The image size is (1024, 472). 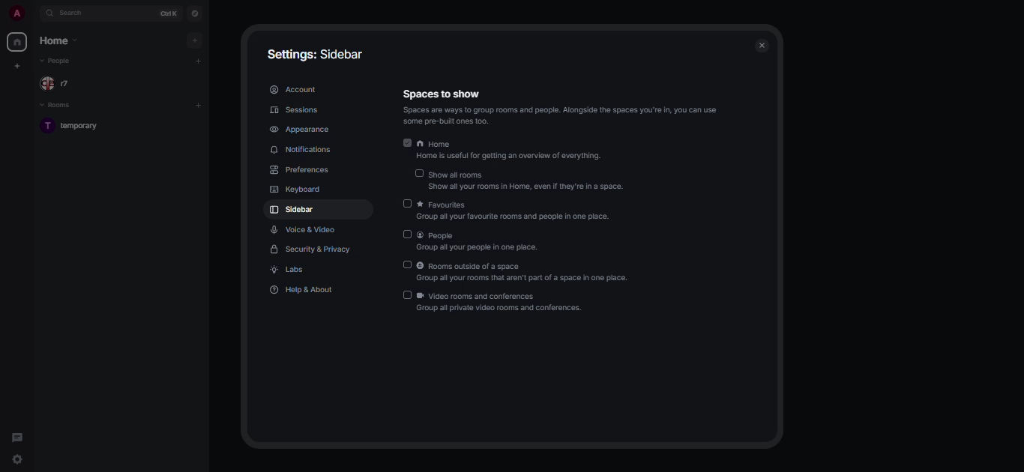 I want to click on sessions, so click(x=295, y=110).